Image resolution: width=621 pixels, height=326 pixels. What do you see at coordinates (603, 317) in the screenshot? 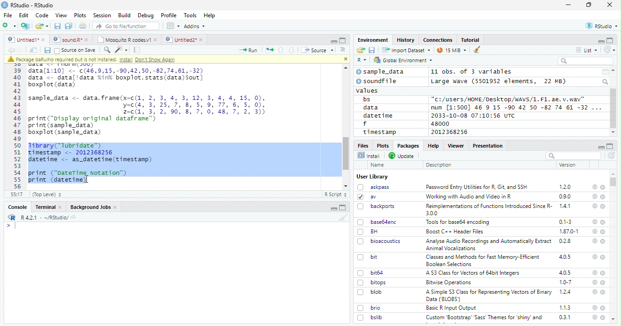
I see `close` at bounding box center [603, 317].